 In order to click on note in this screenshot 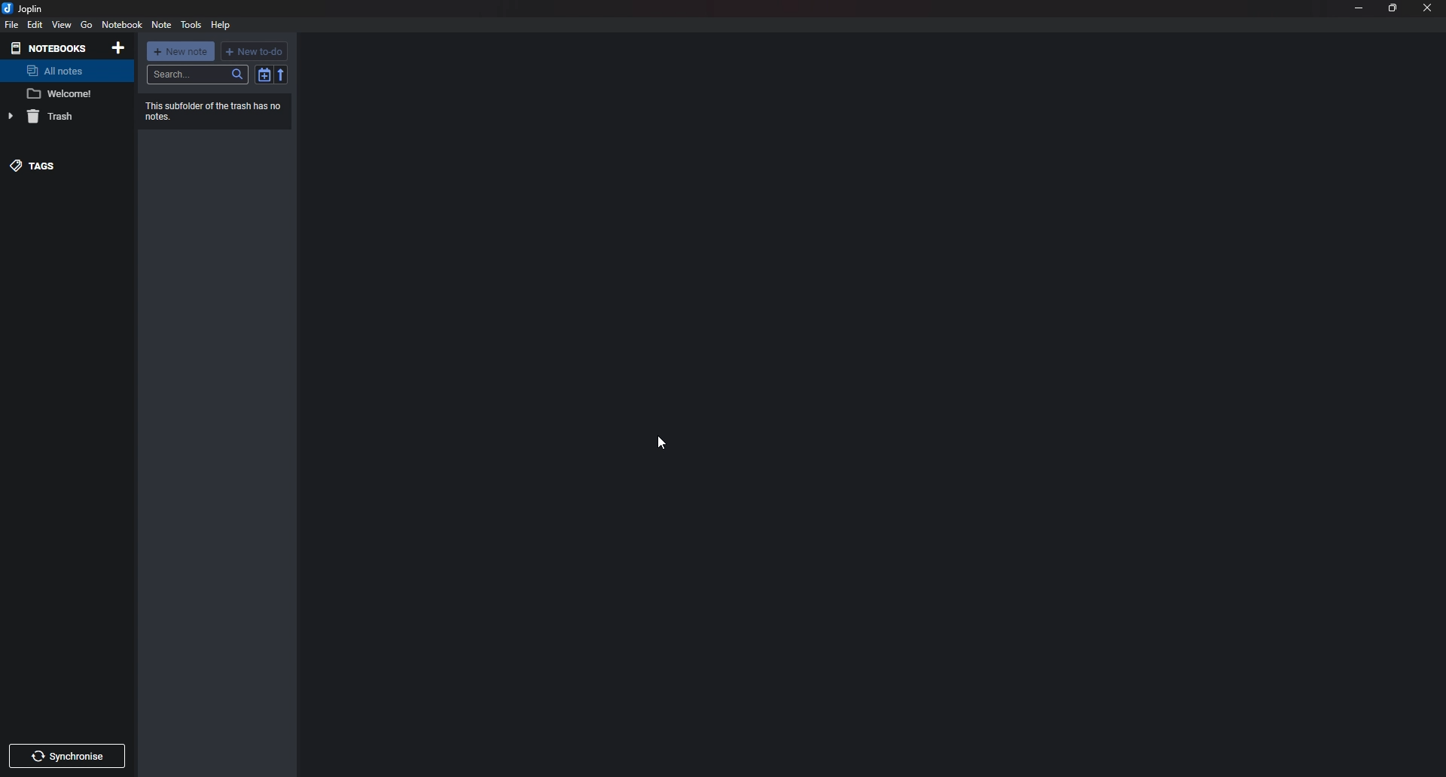, I will do `click(64, 93)`.